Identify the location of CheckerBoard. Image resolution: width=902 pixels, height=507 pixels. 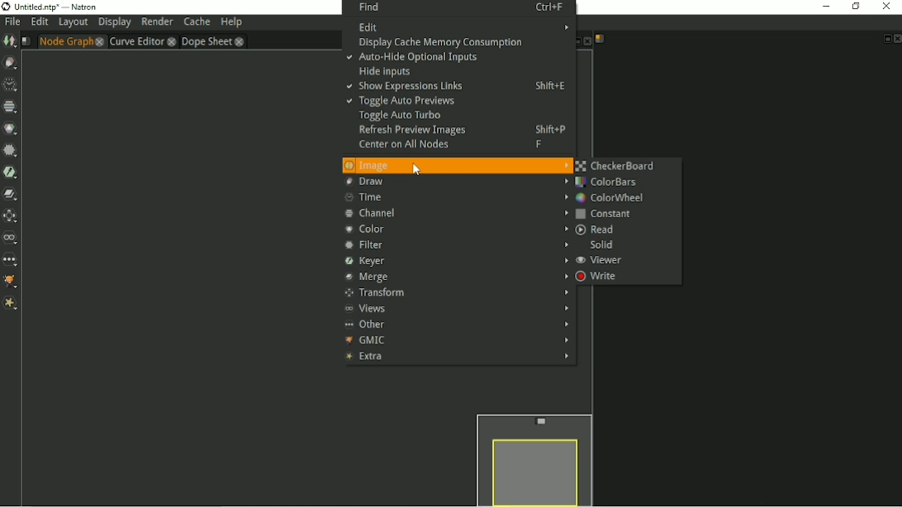
(620, 166).